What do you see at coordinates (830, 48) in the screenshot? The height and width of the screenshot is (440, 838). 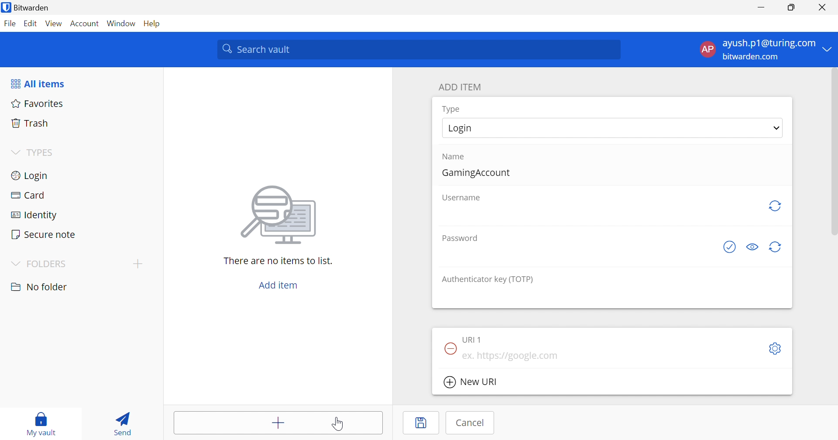 I see `Drop Down` at bounding box center [830, 48].